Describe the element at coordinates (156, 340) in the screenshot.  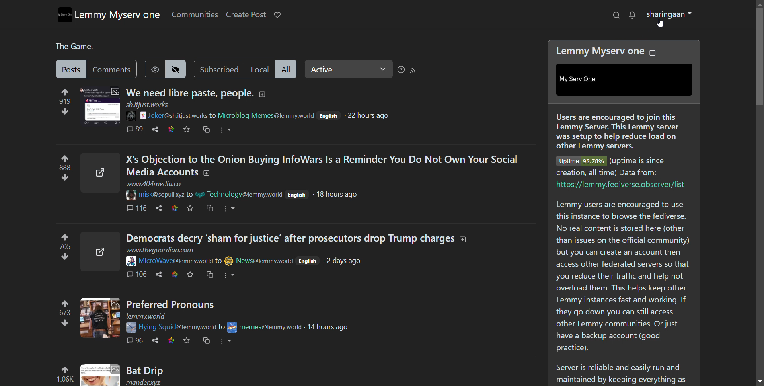
I see `share` at that location.